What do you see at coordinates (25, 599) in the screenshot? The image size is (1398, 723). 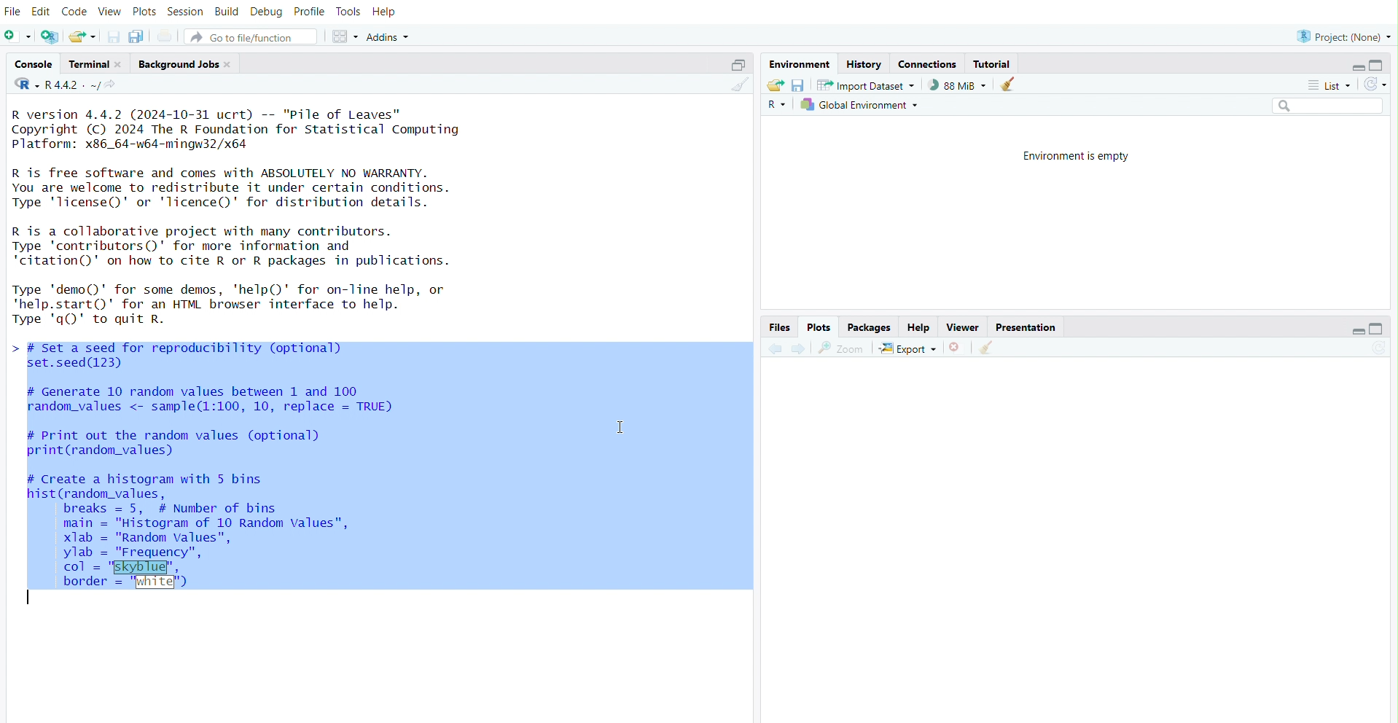 I see `typing cursor` at bounding box center [25, 599].